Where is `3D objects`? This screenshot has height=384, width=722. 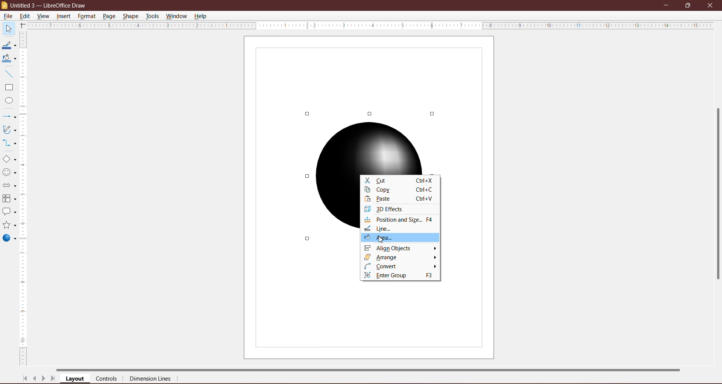
3D objects is located at coordinates (9, 239).